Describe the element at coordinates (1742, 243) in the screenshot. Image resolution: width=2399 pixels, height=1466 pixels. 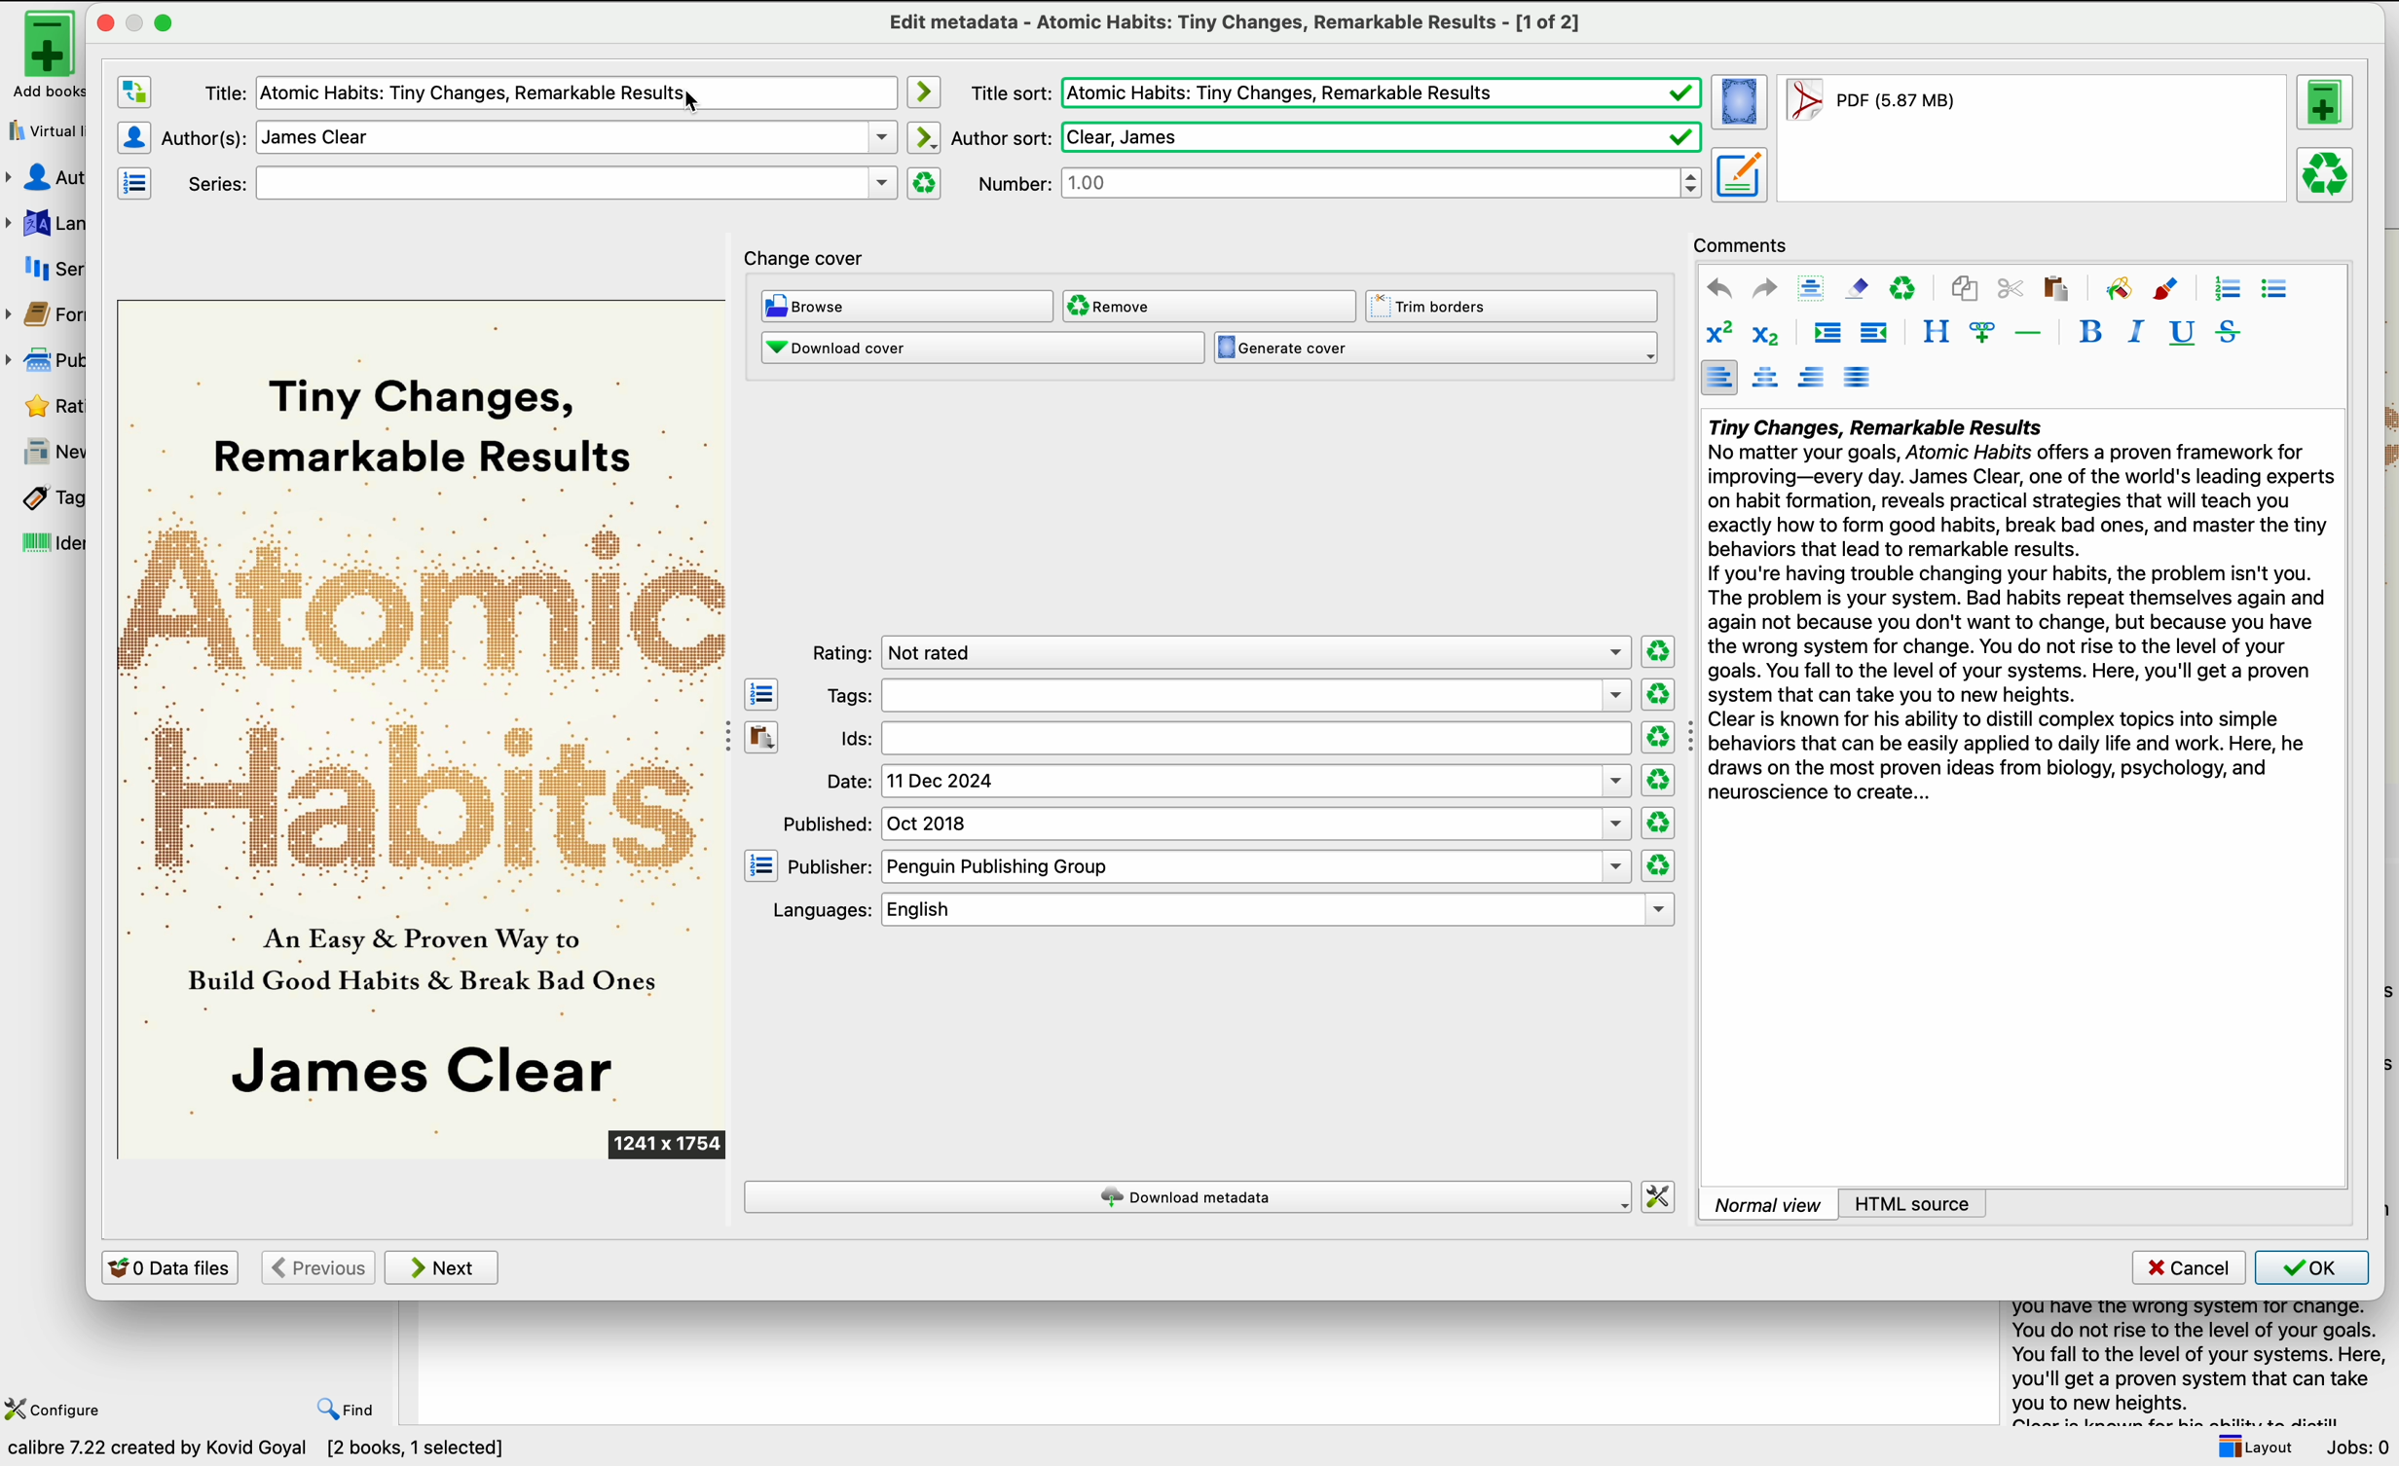
I see `comments` at that location.